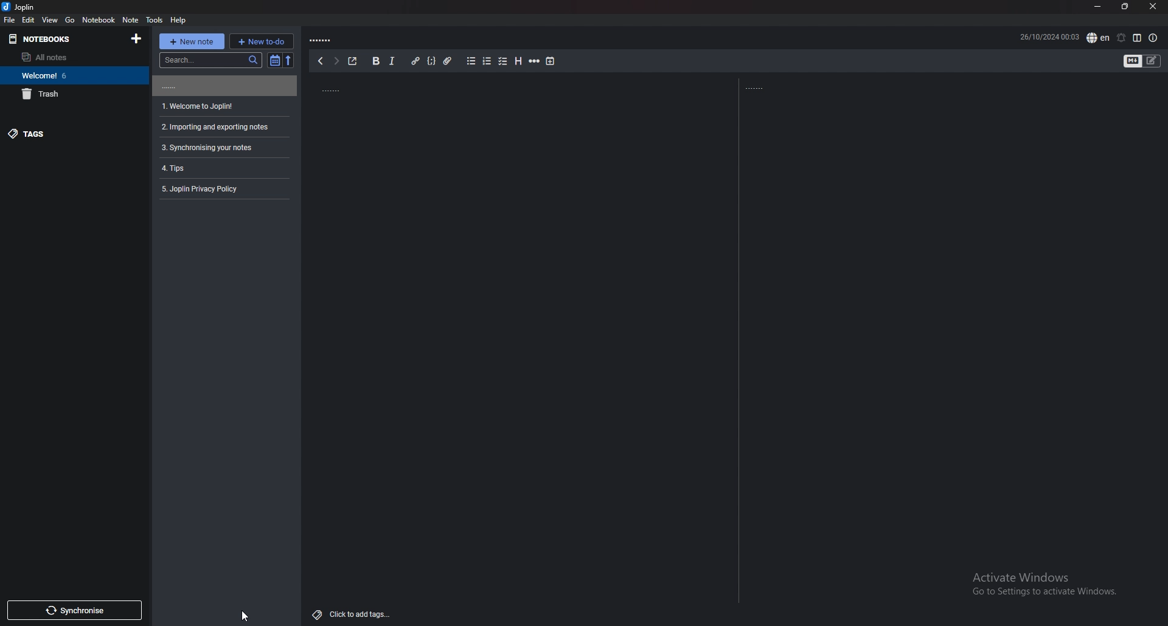  Describe the element at coordinates (1132, 61) in the screenshot. I see `toggle editors` at that location.